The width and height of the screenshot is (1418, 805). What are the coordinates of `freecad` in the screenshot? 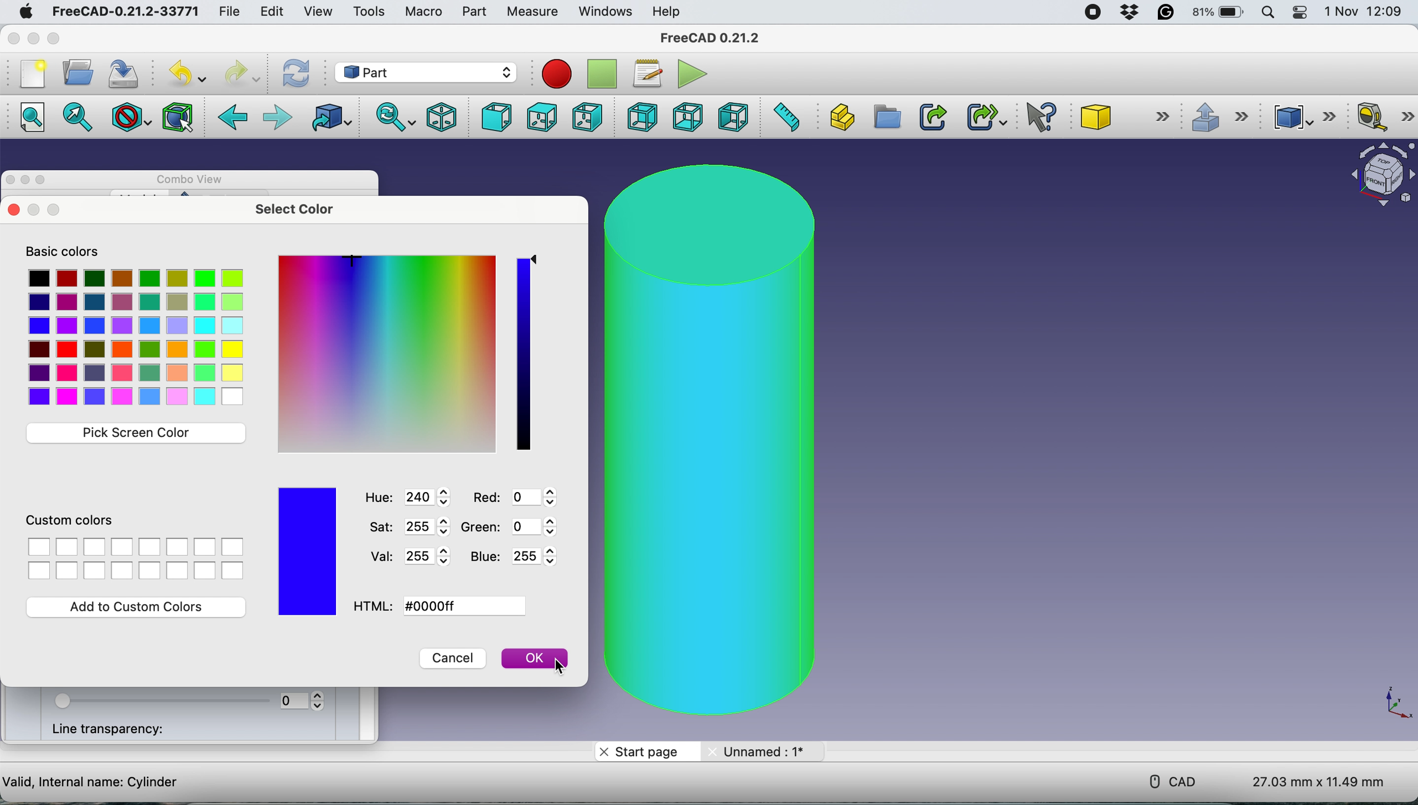 It's located at (123, 12).